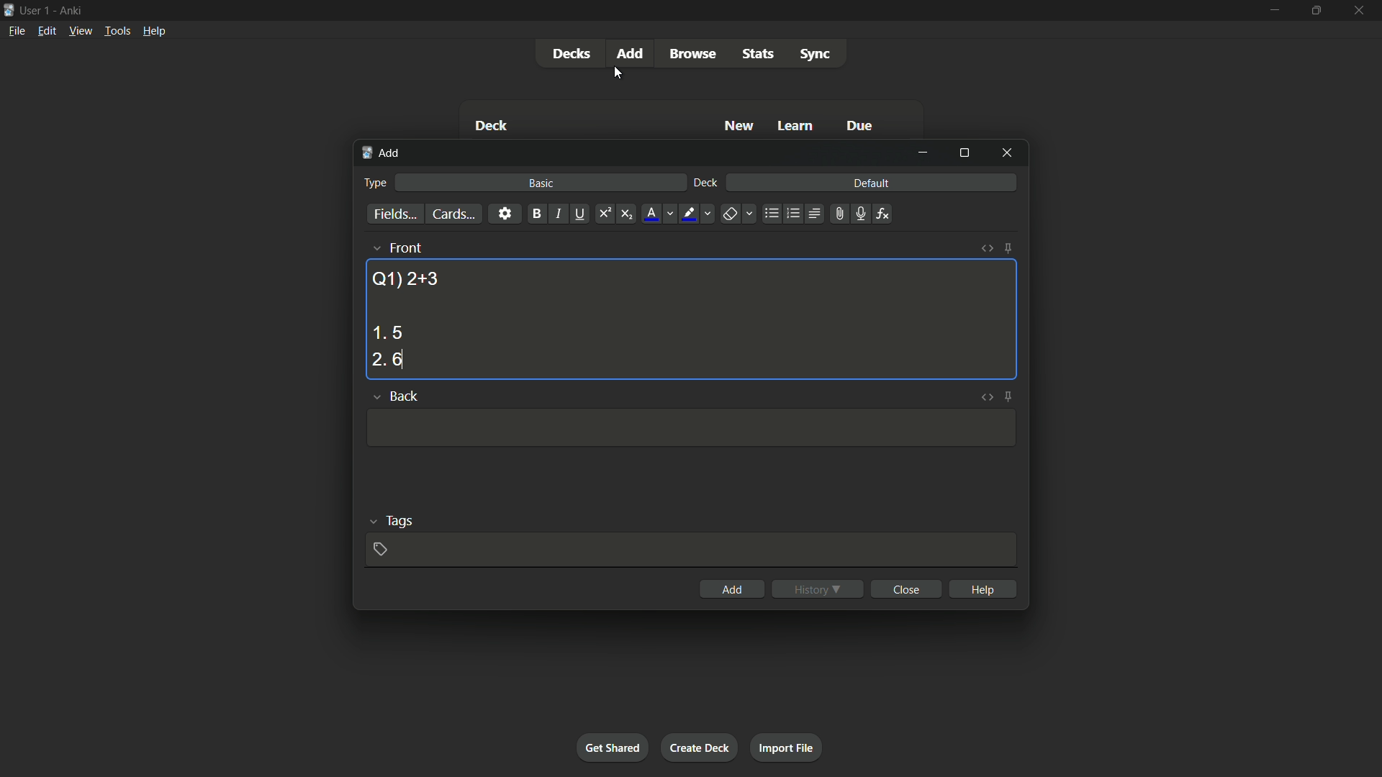 The width and height of the screenshot is (1382, 777). What do you see at coordinates (813, 214) in the screenshot?
I see `alignment` at bounding box center [813, 214].